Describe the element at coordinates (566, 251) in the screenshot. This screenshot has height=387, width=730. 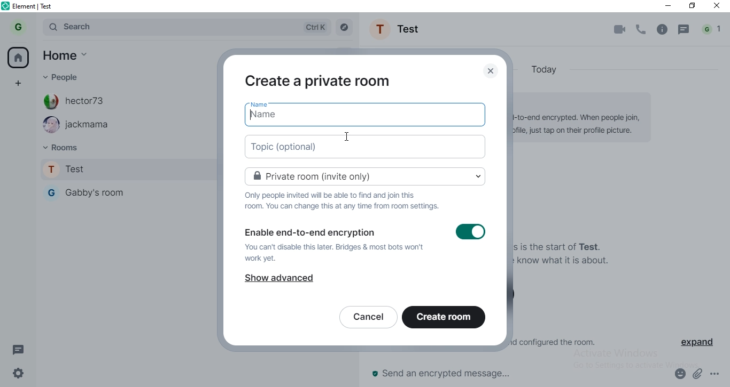
I see `You created this room. This is the start of Test.
Add a topic to help people know what it is about.` at that location.